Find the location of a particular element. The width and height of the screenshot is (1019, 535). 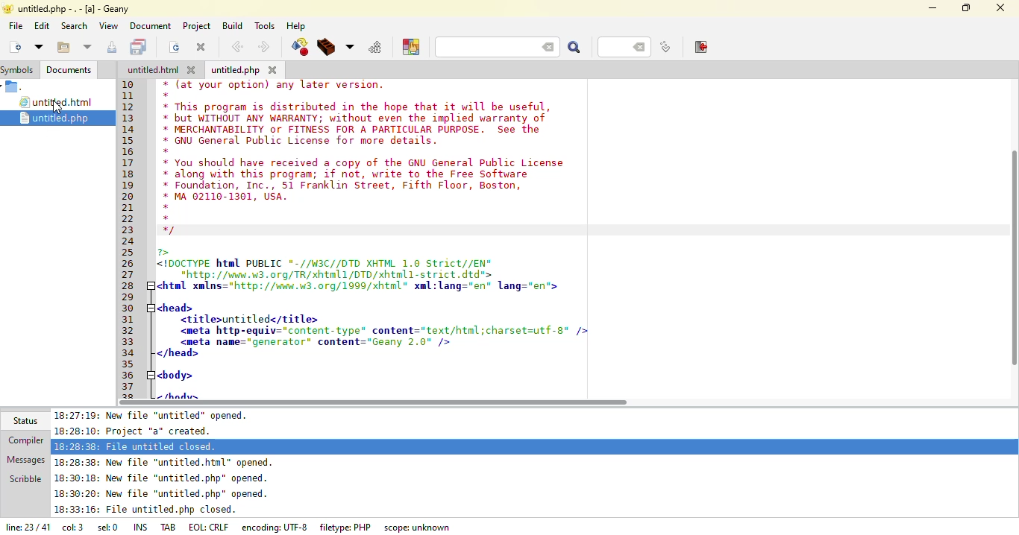

utf is located at coordinates (273, 525).